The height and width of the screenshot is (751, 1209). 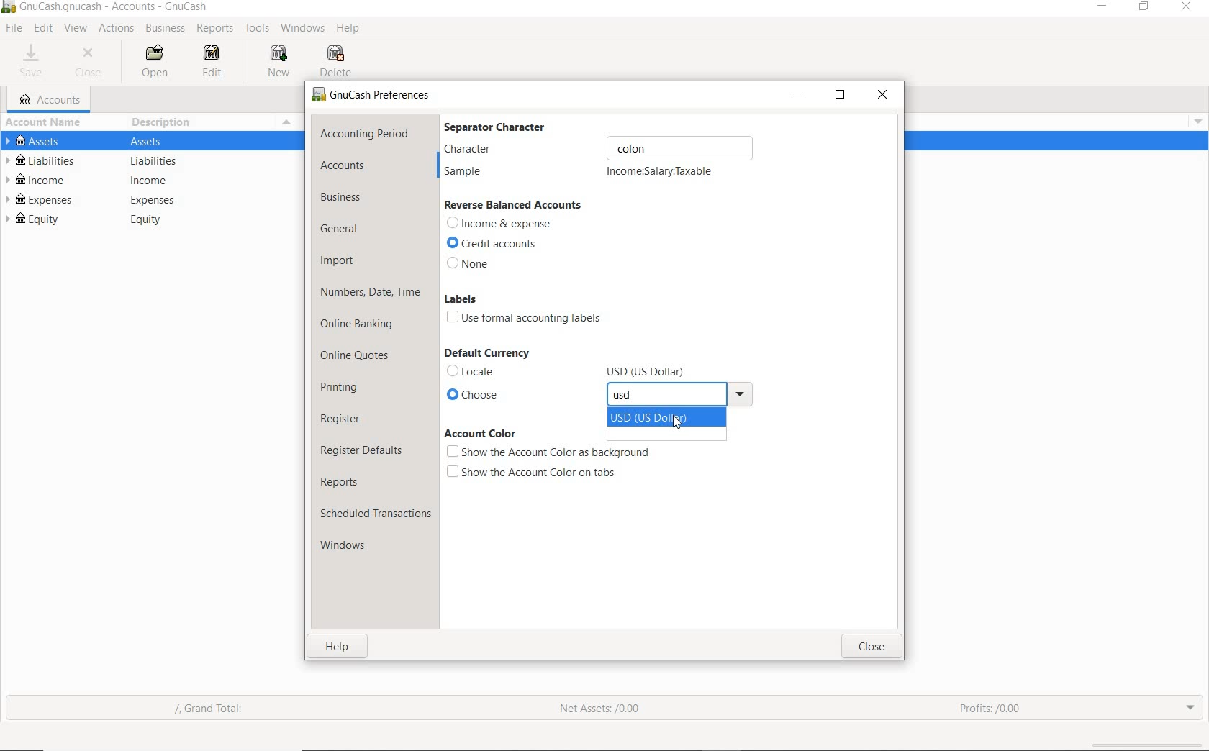 What do you see at coordinates (337, 647) in the screenshot?
I see `help` at bounding box center [337, 647].